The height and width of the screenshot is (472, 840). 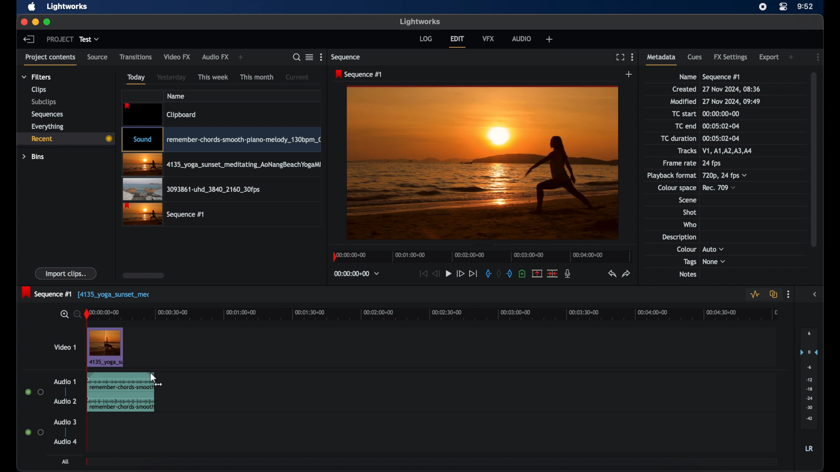 I want to click on remove the marked section, so click(x=537, y=273).